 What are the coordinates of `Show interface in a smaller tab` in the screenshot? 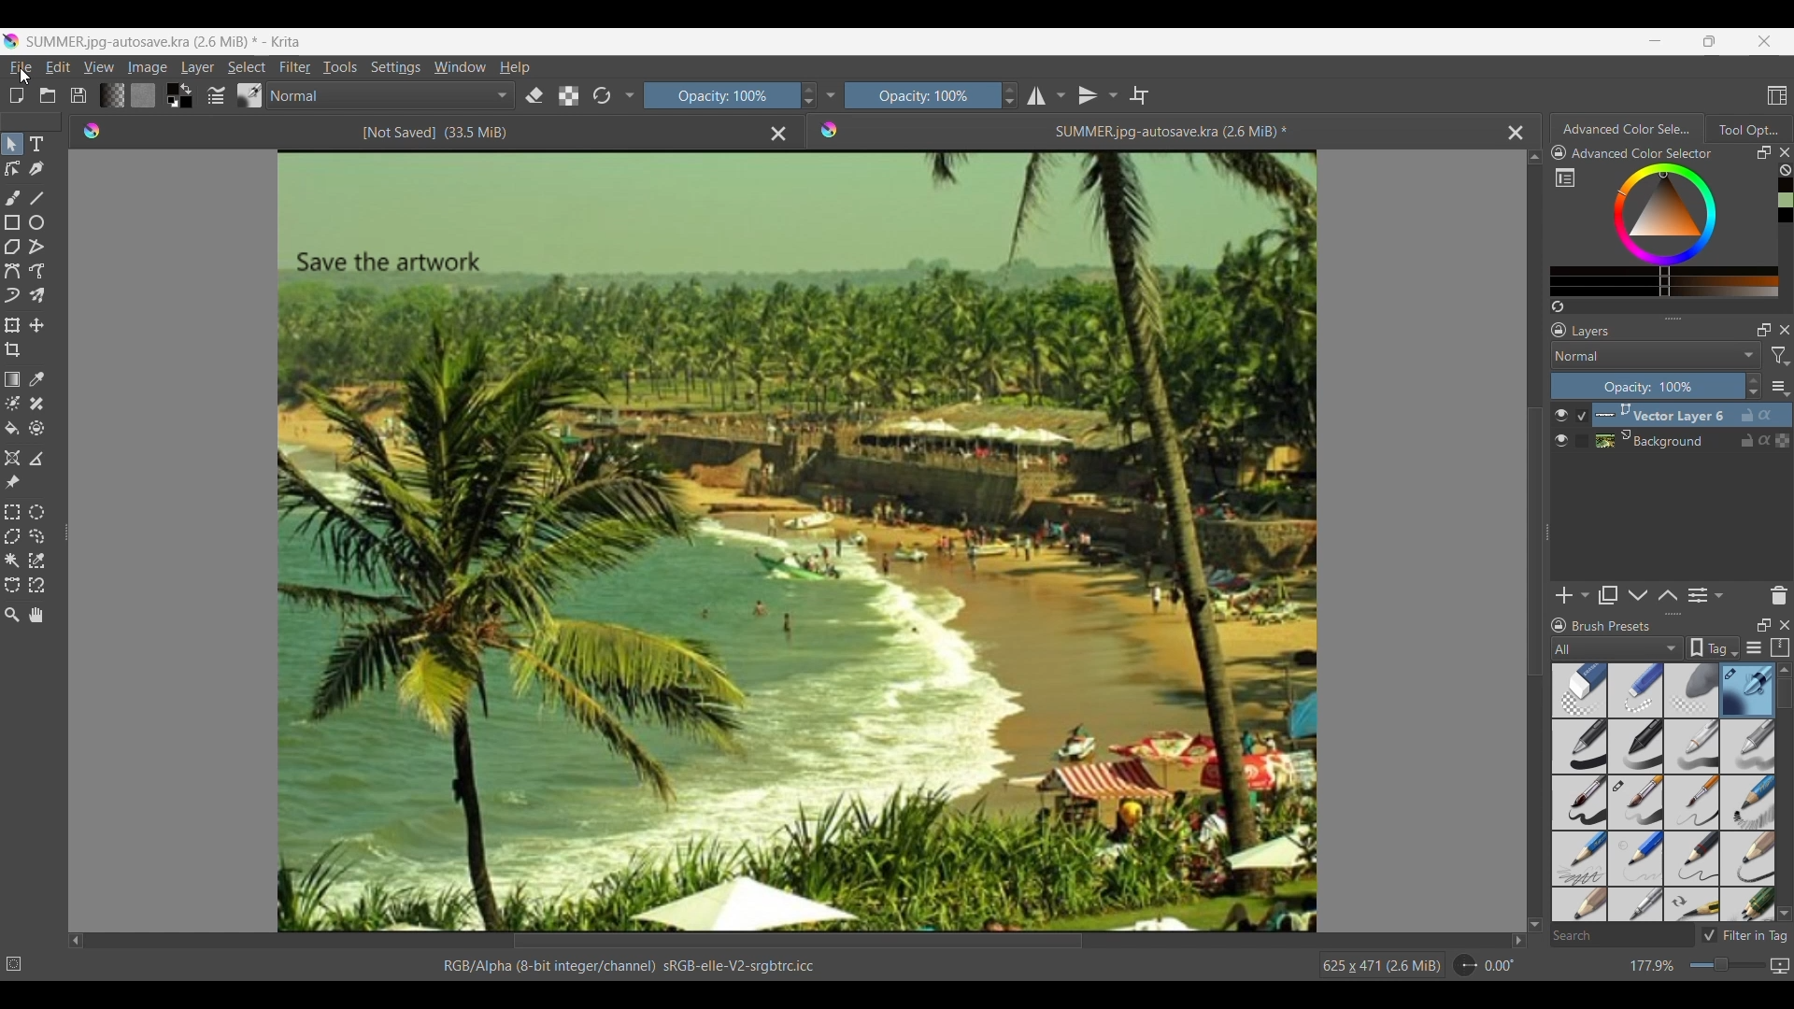 It's located at (1710, 40).